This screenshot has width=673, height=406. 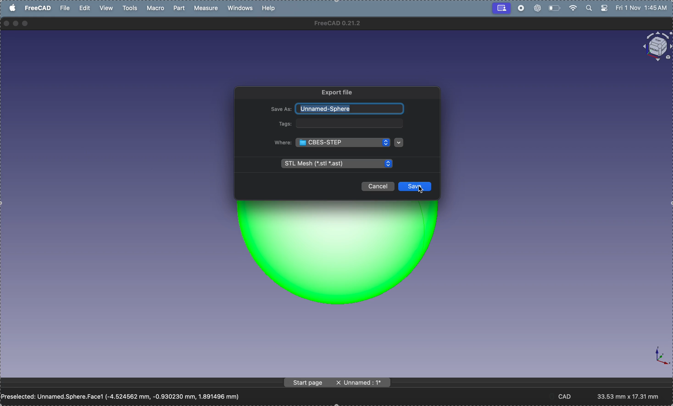 What do you see at coordinates (13, 7) in the screenshot?
I see `apple menu` at bounding box center [13, 7].